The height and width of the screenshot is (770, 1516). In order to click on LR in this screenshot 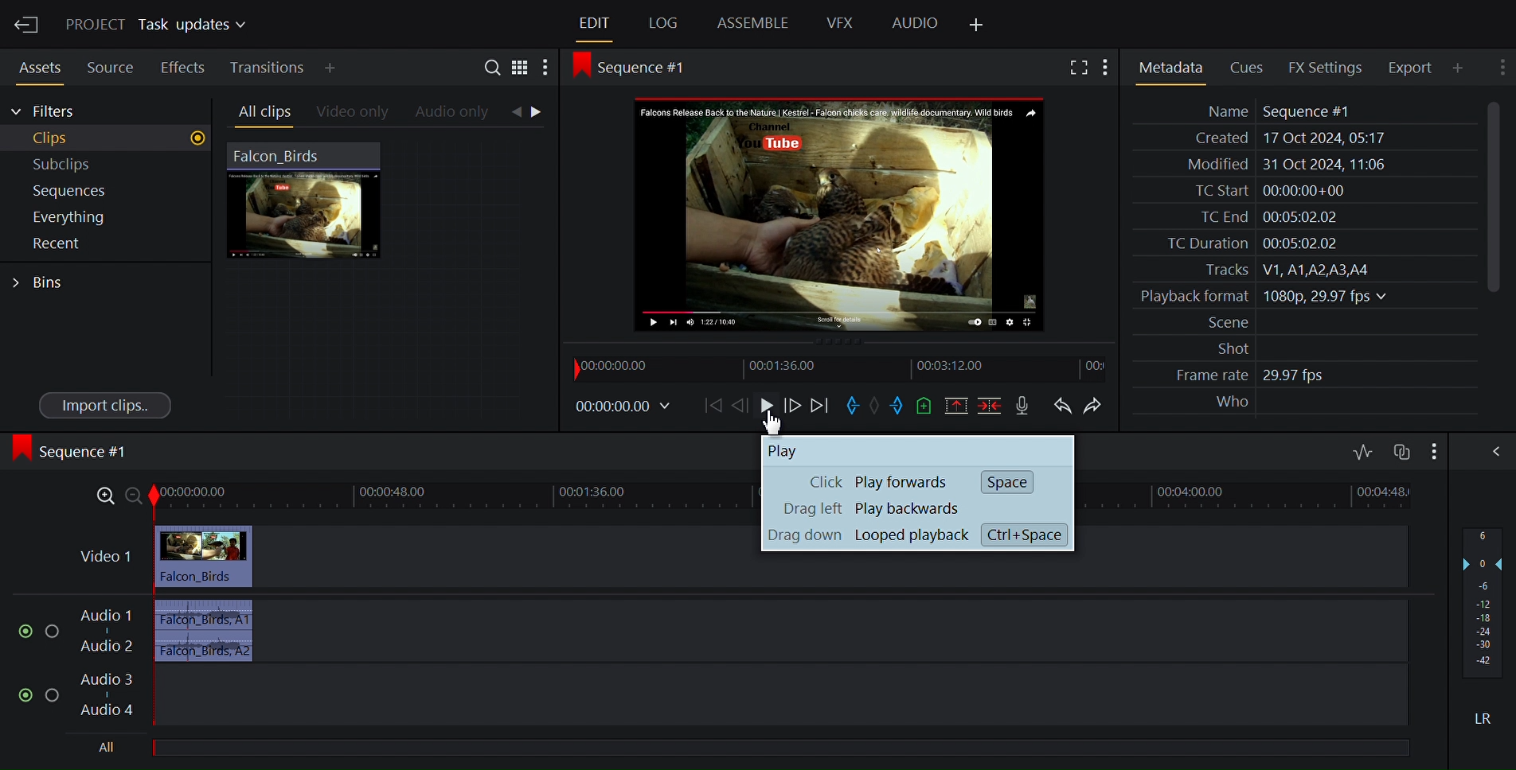, I will do `click(1479, 715)`.